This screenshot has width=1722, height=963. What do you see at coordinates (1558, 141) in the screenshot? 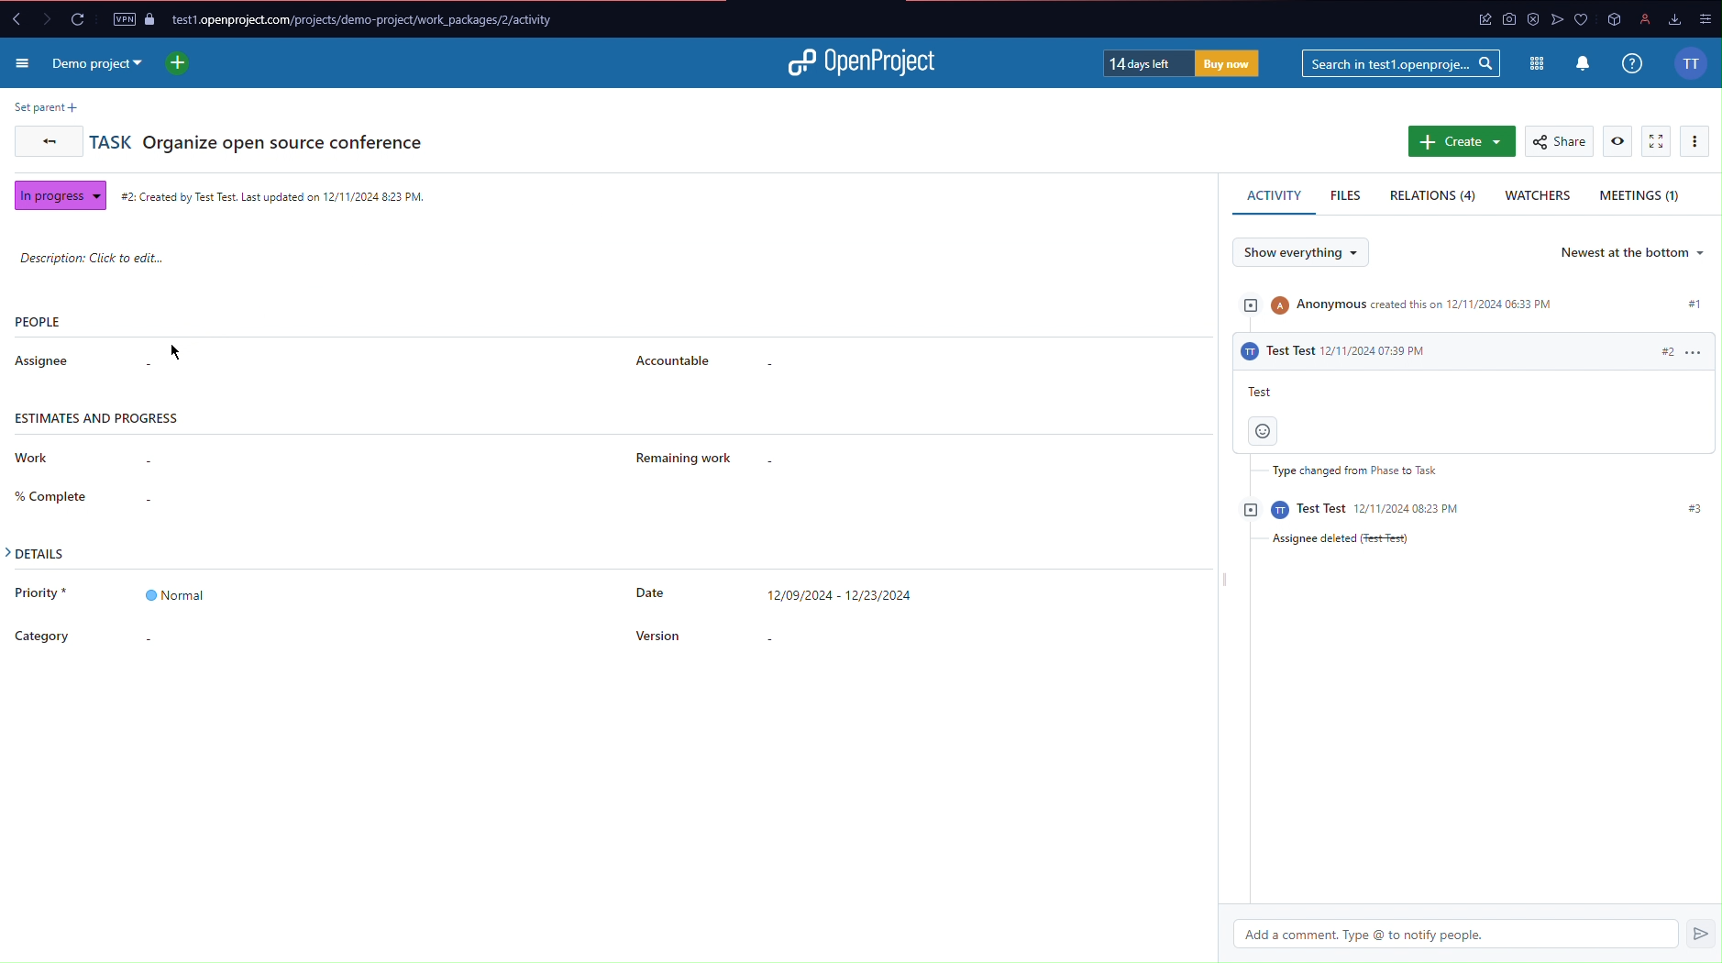
I see `Share` at bounding box center [1558, 141].